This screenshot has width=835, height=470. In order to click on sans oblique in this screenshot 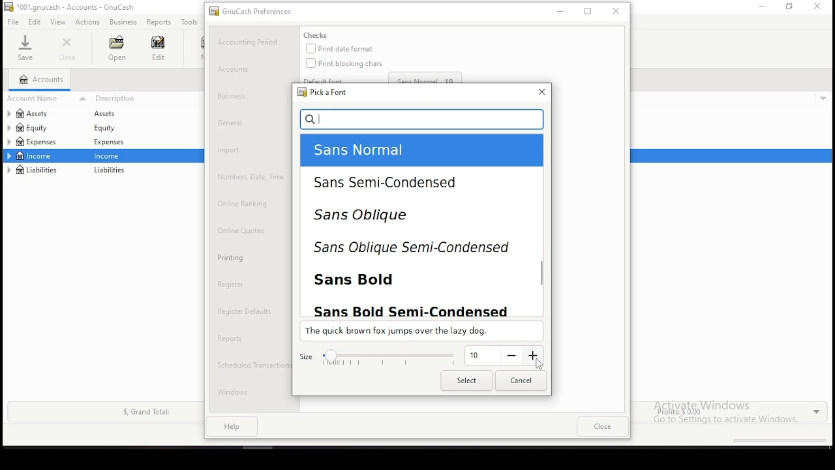, I will do `click(385, 219)`.